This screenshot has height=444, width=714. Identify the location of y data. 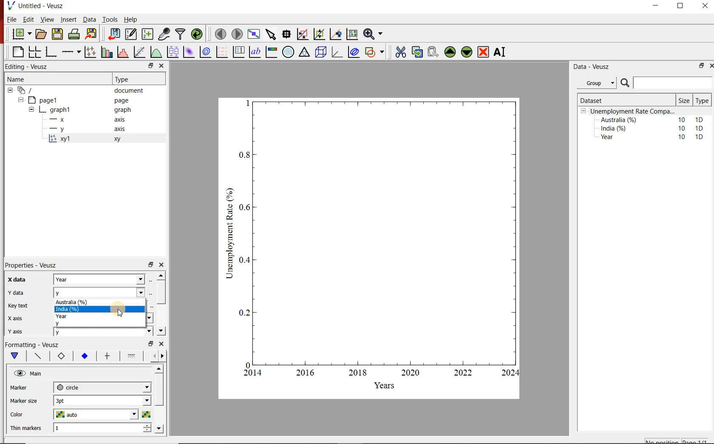
(18, 293).